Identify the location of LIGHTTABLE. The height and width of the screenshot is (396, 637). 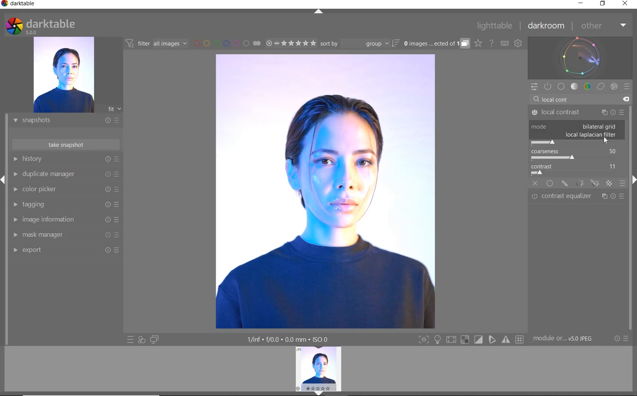
(495, 27).